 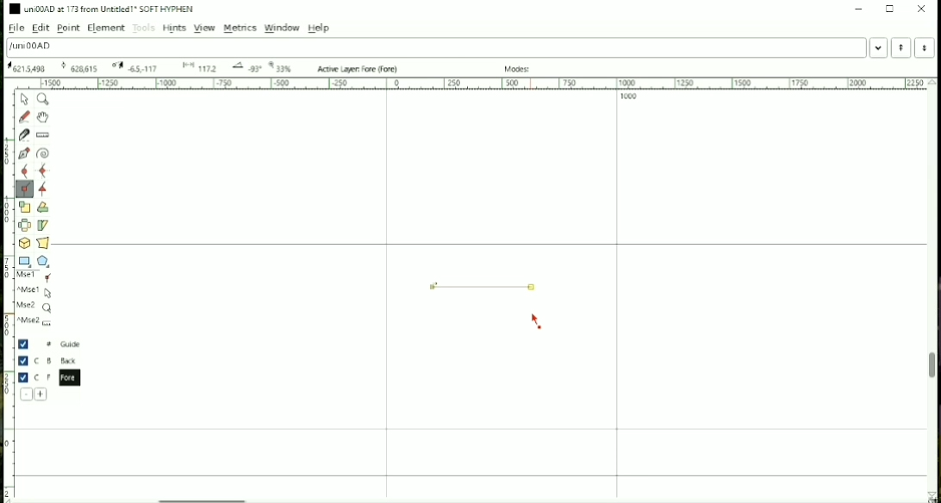 What do you see at coordinates (931, 364) in the screenshot?
I see `Vertical scrollbar` at bounding box center [931, 364].